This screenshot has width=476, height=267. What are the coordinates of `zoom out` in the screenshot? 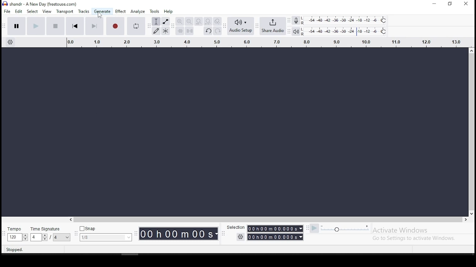 It's located at (189, 22).